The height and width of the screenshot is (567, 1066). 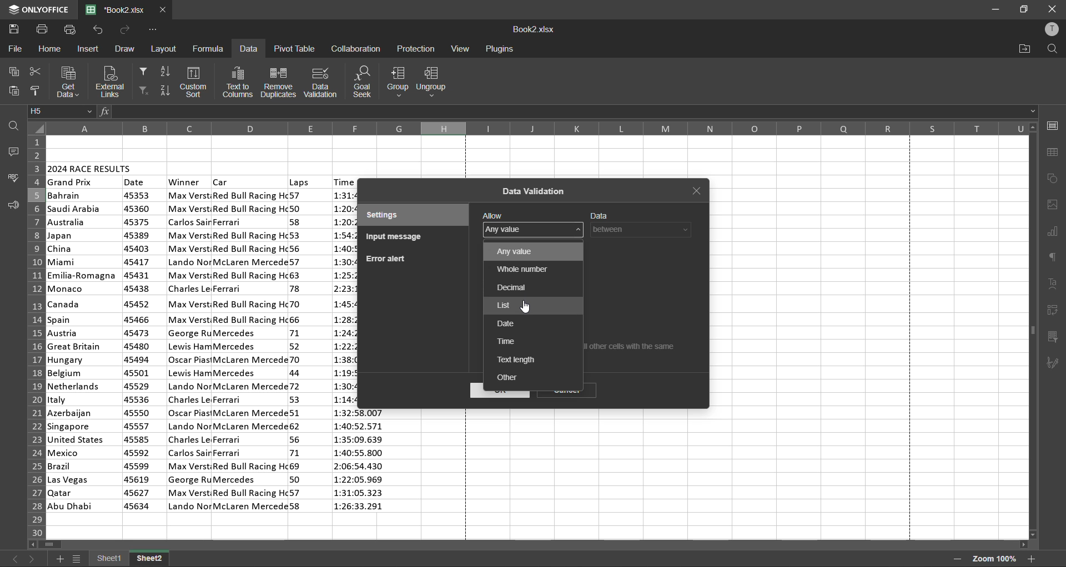 What do you see at coordinates (1053, 311) in the screenshot?
I see `pivot table` at bounding box center [1053, 311].